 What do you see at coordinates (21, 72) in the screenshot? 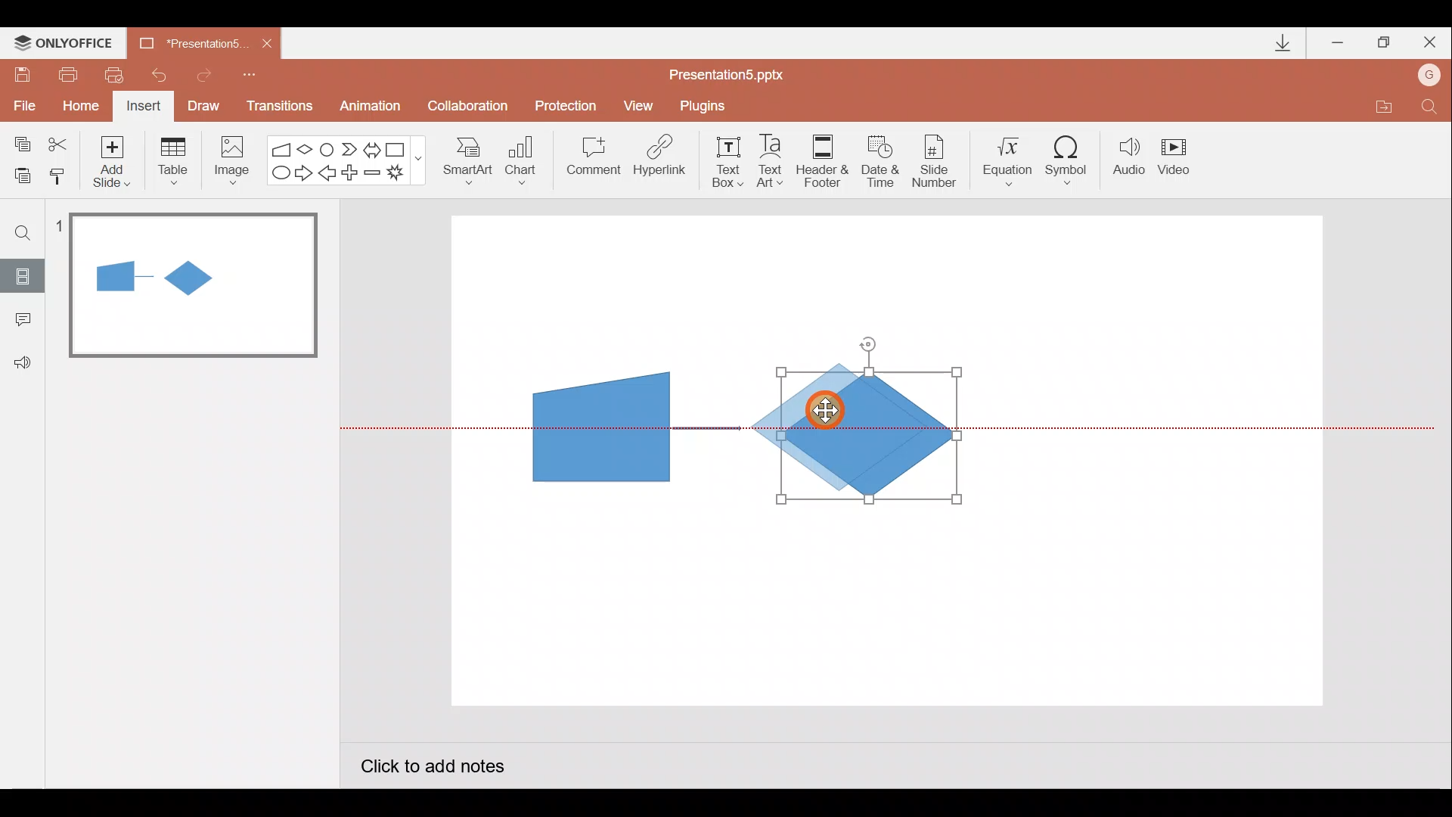
I see `Save` at bounding box center [21, 72].